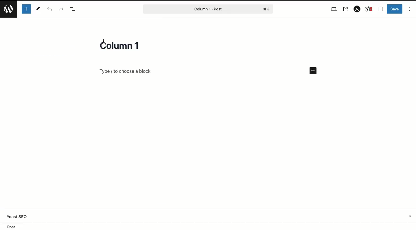 The image size is (416, 230). Describe the element at coordinates (333, 9) in the screenshot. I see `View` at that location.